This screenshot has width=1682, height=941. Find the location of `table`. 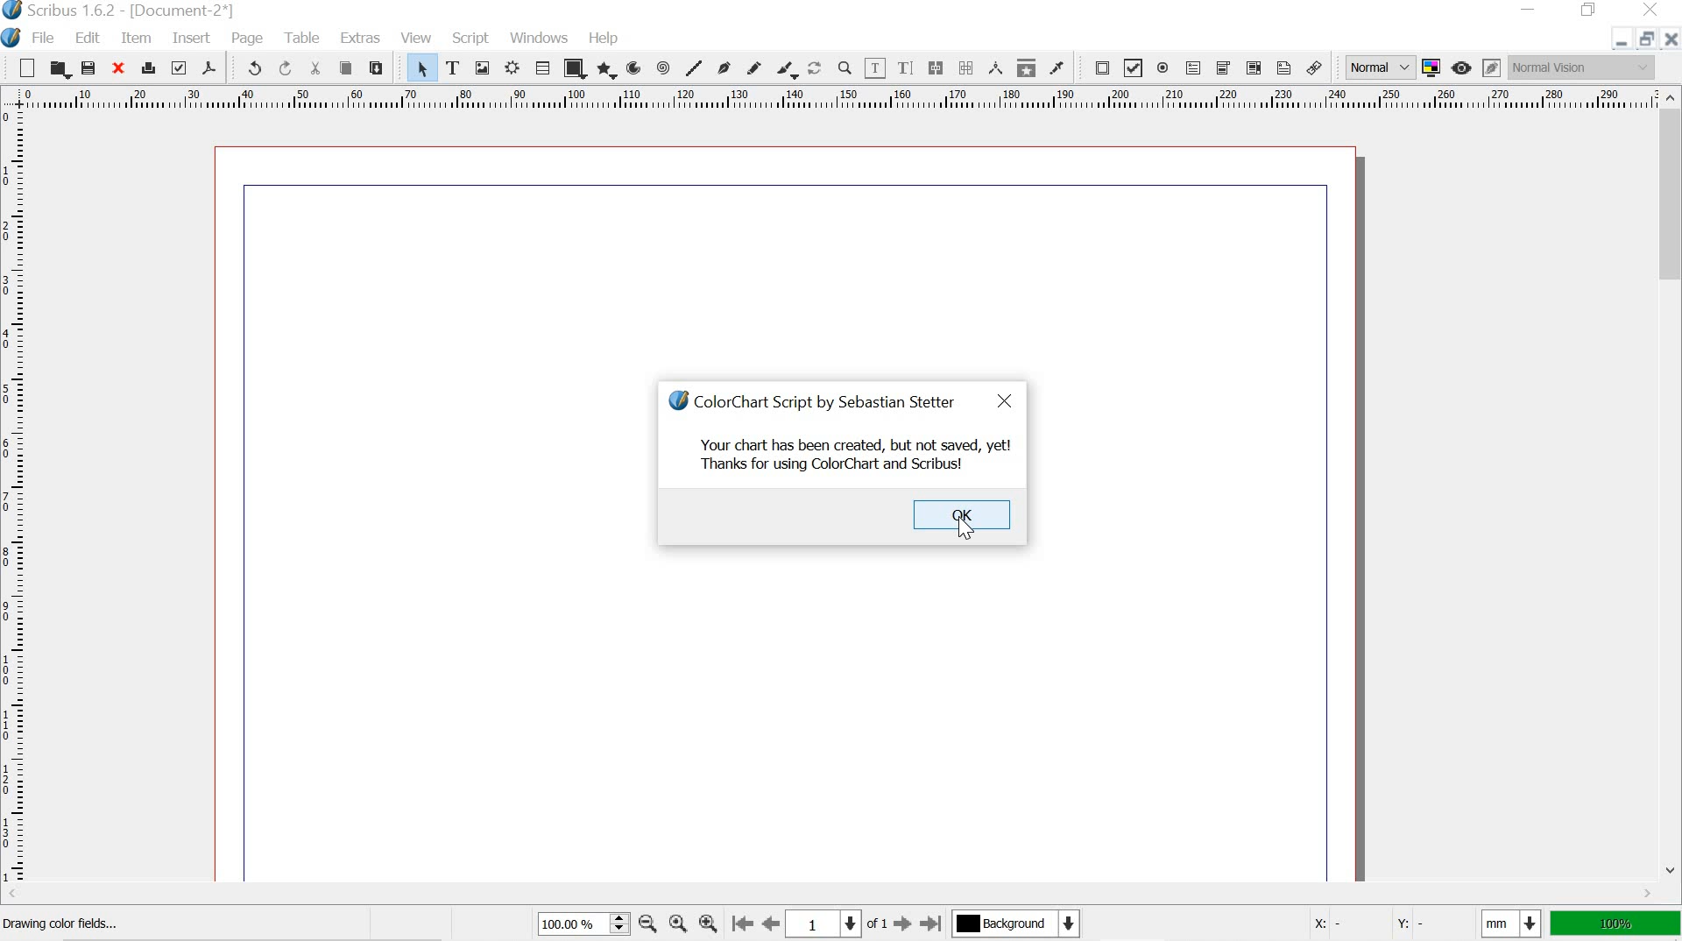

table is located at coordinates (543, 67).